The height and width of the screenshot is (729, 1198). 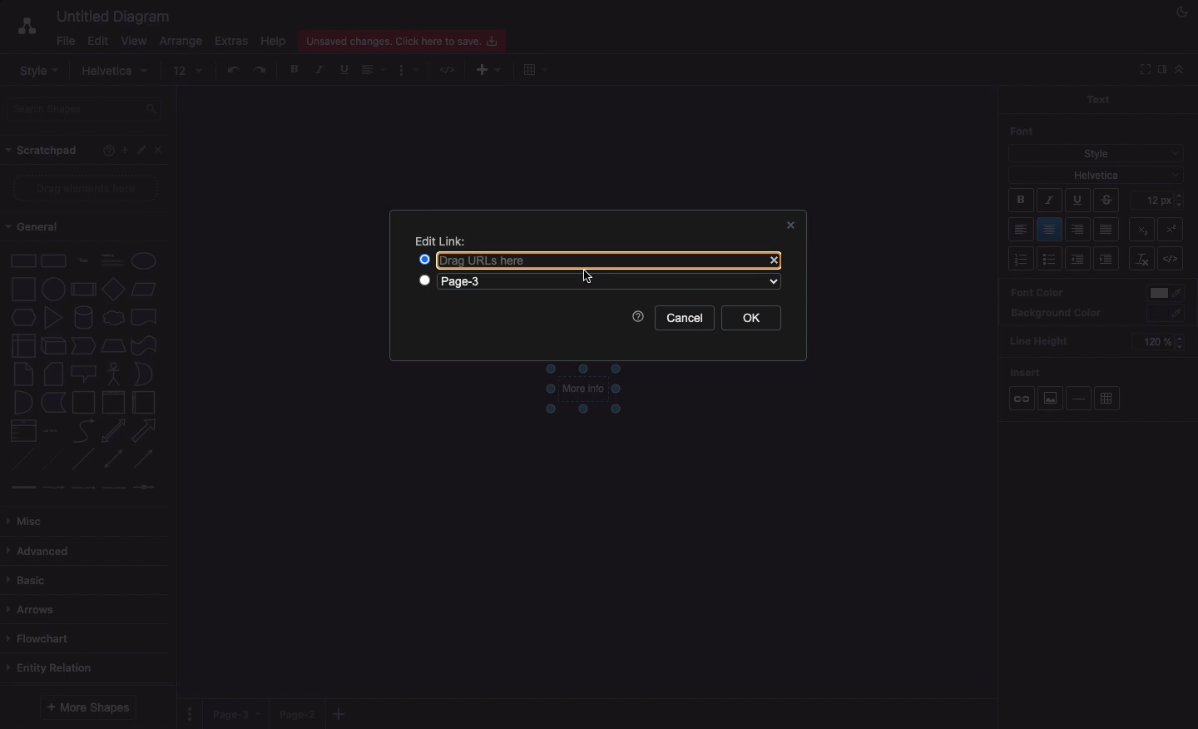 What do you see at coordinates (1108, 200) in the screenshot?
I see `Strikethrough` at bounding box center [1108, 200].